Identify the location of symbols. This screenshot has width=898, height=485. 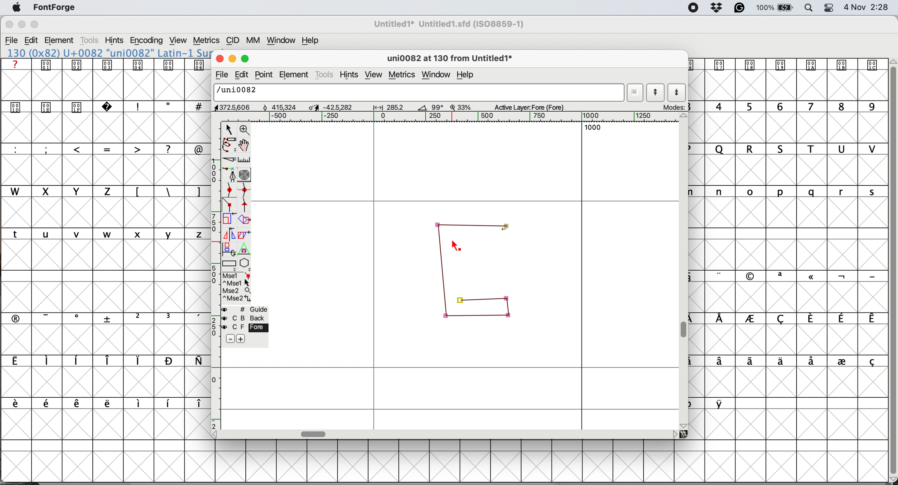
(111, 318).